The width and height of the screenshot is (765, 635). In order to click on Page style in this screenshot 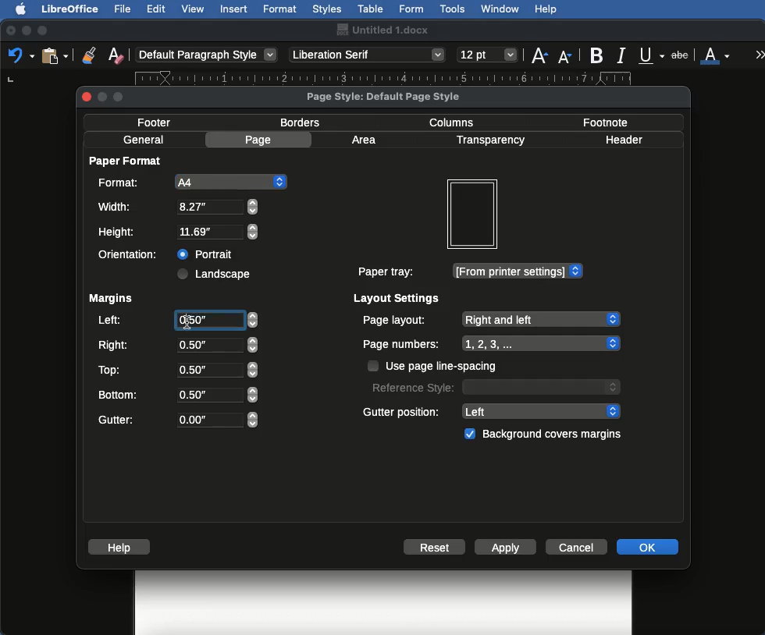, I will do `click(397, 97)`.